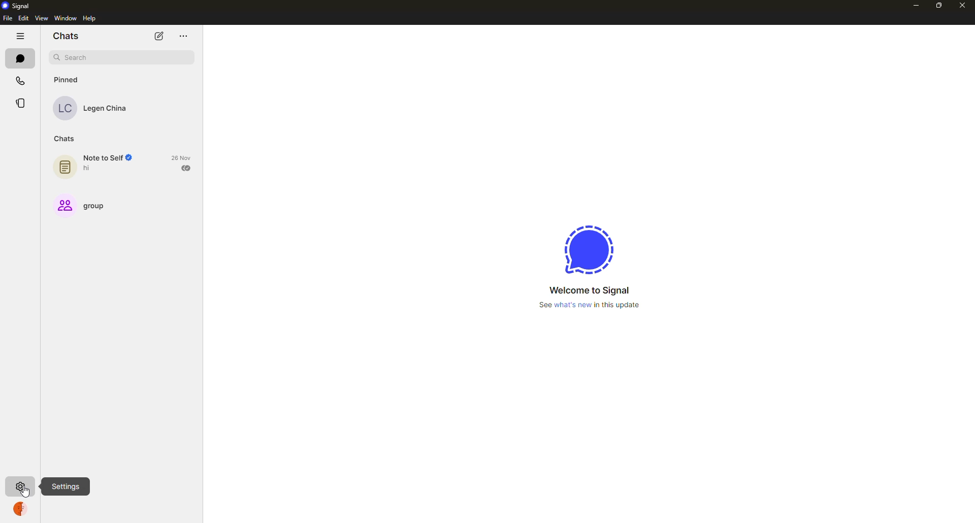 The height and width of the screenshot is (523, 975). What do you see at coordinates (159, 36) in the screenshot?
I see `new chat` at bounding box center [159, 36].